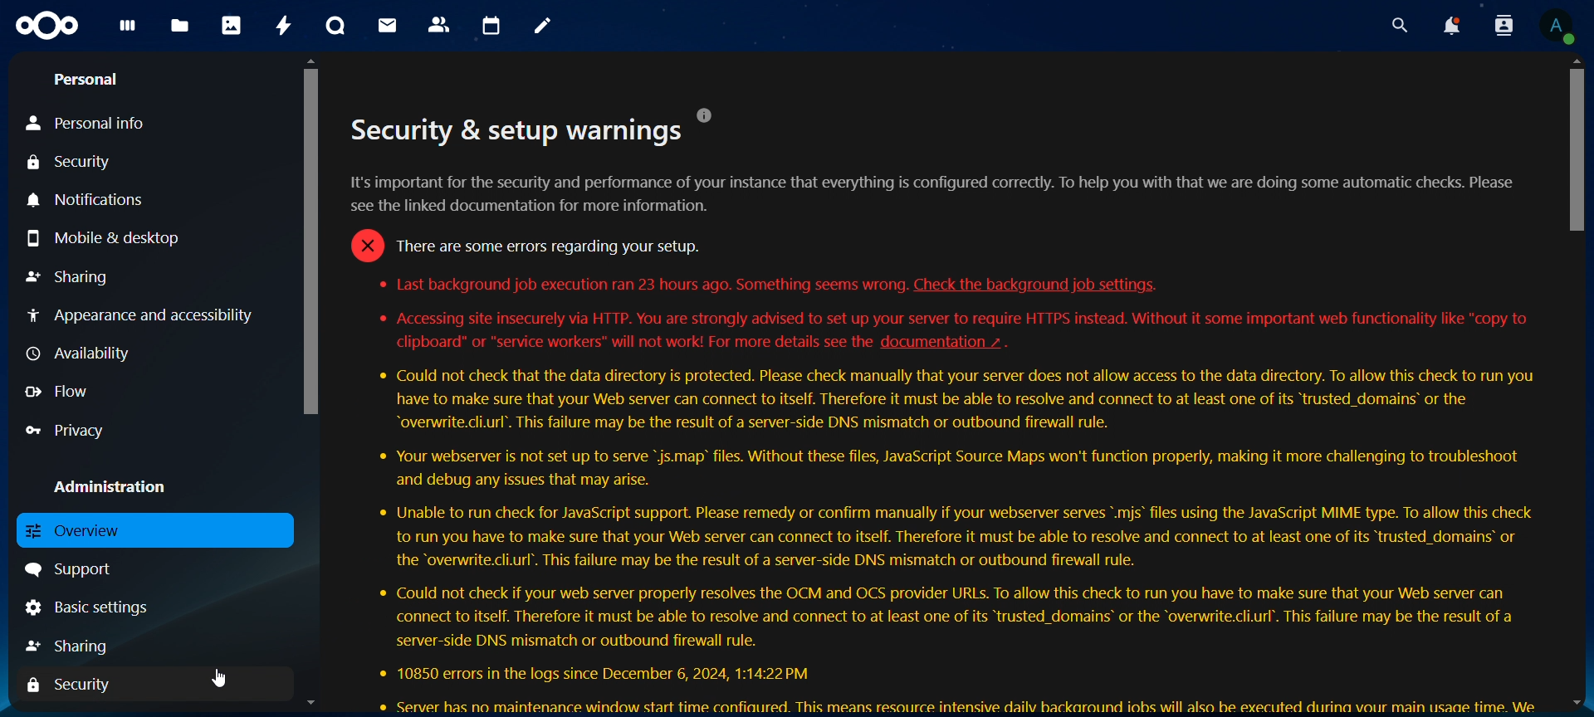 The image size is (1594, 717). Describe the element at coordinates (71, 684) in the screenshot. I see `security` at that location.